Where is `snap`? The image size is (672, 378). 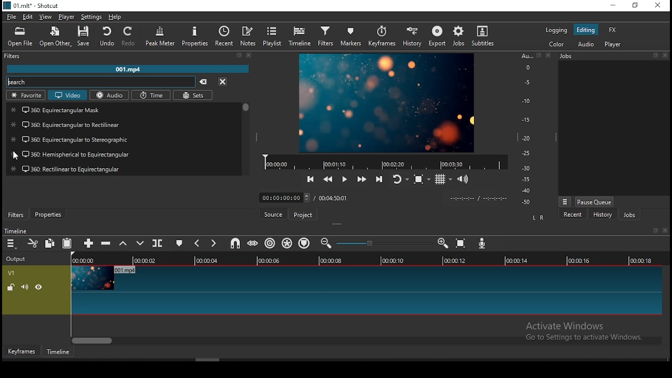 snap is located at coordinates (236, 243).